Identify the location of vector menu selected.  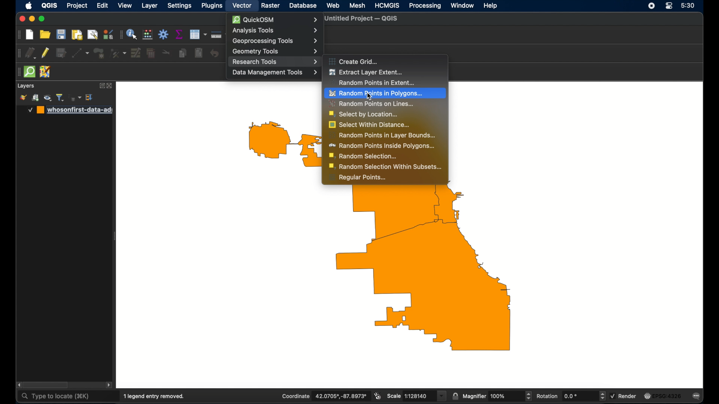
(242, 6).